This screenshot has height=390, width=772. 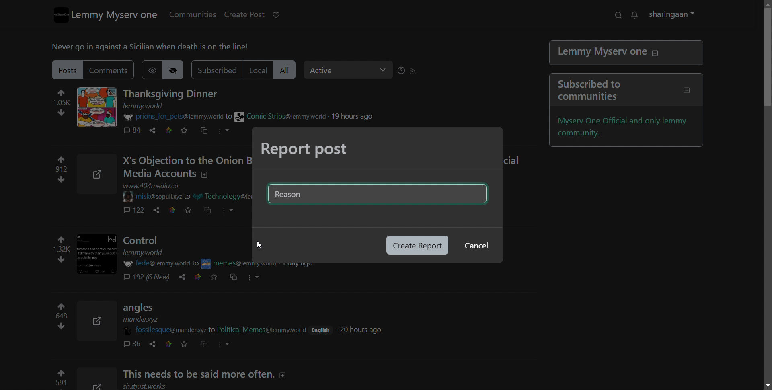 I want to click on share, so click(x=154, y=344).